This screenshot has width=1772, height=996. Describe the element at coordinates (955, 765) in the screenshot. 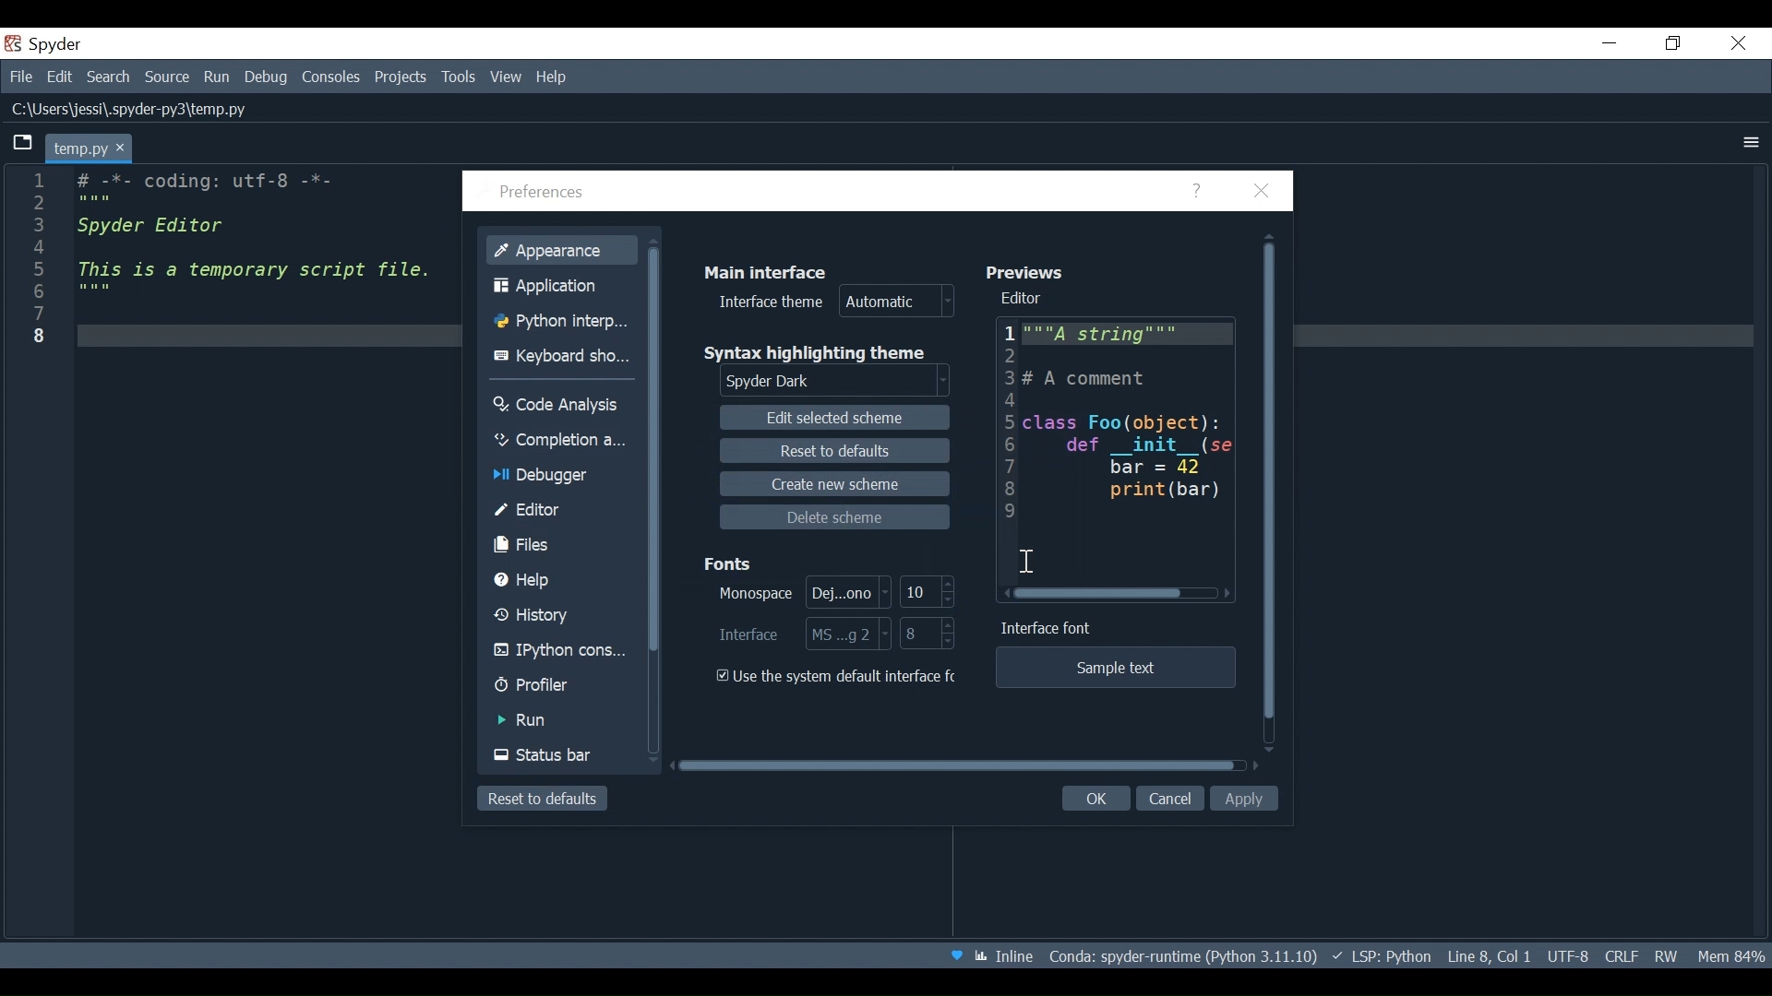

I see `Horizontal Scroll bar` at that location.